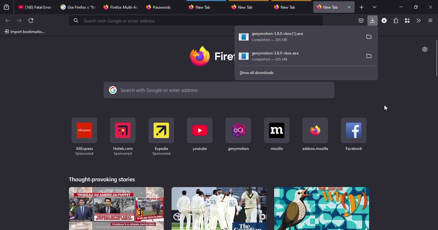 The height and width of the screenshot is (230, 438). Describe the element at coordinates (25, 31) in the screenshot. I see `import bookmarks` at that location.